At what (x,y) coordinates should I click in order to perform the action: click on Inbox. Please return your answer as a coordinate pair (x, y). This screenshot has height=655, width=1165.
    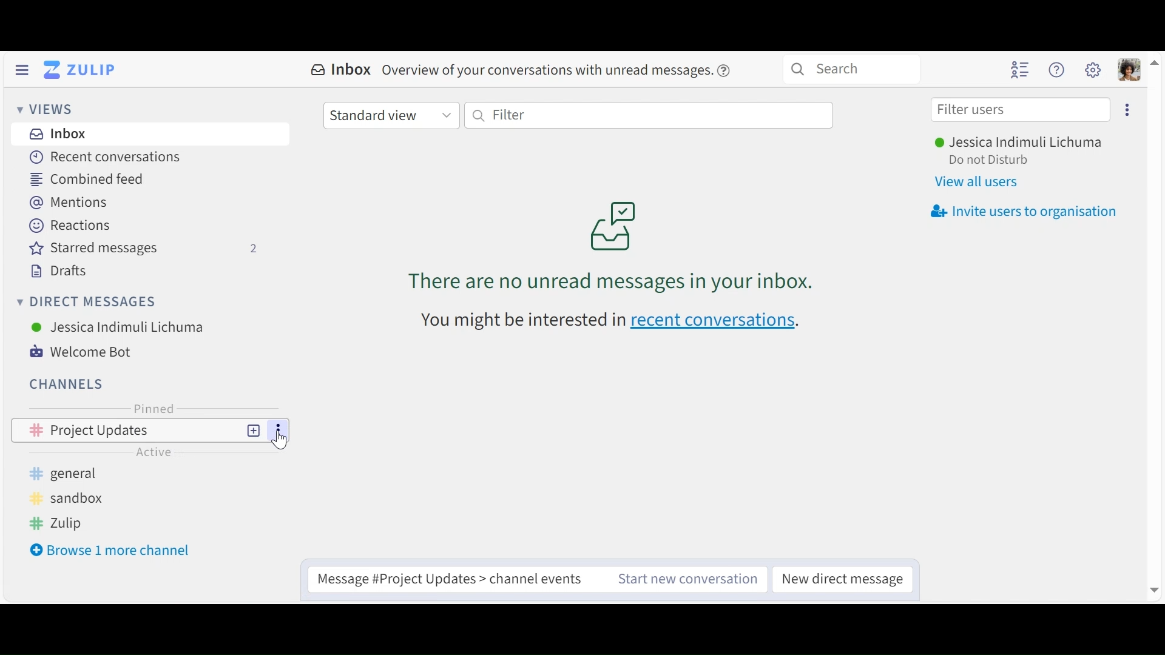
    Looking at the image, I should click on (521, 70).